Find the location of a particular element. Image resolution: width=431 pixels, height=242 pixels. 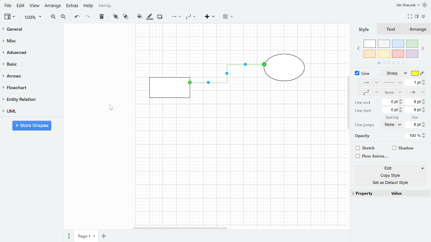

Connection is located at coordinates (366, 83).